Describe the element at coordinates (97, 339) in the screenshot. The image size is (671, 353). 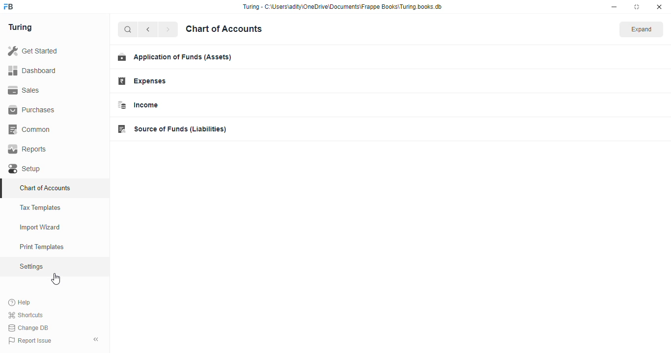
I see `collapse` at that location.